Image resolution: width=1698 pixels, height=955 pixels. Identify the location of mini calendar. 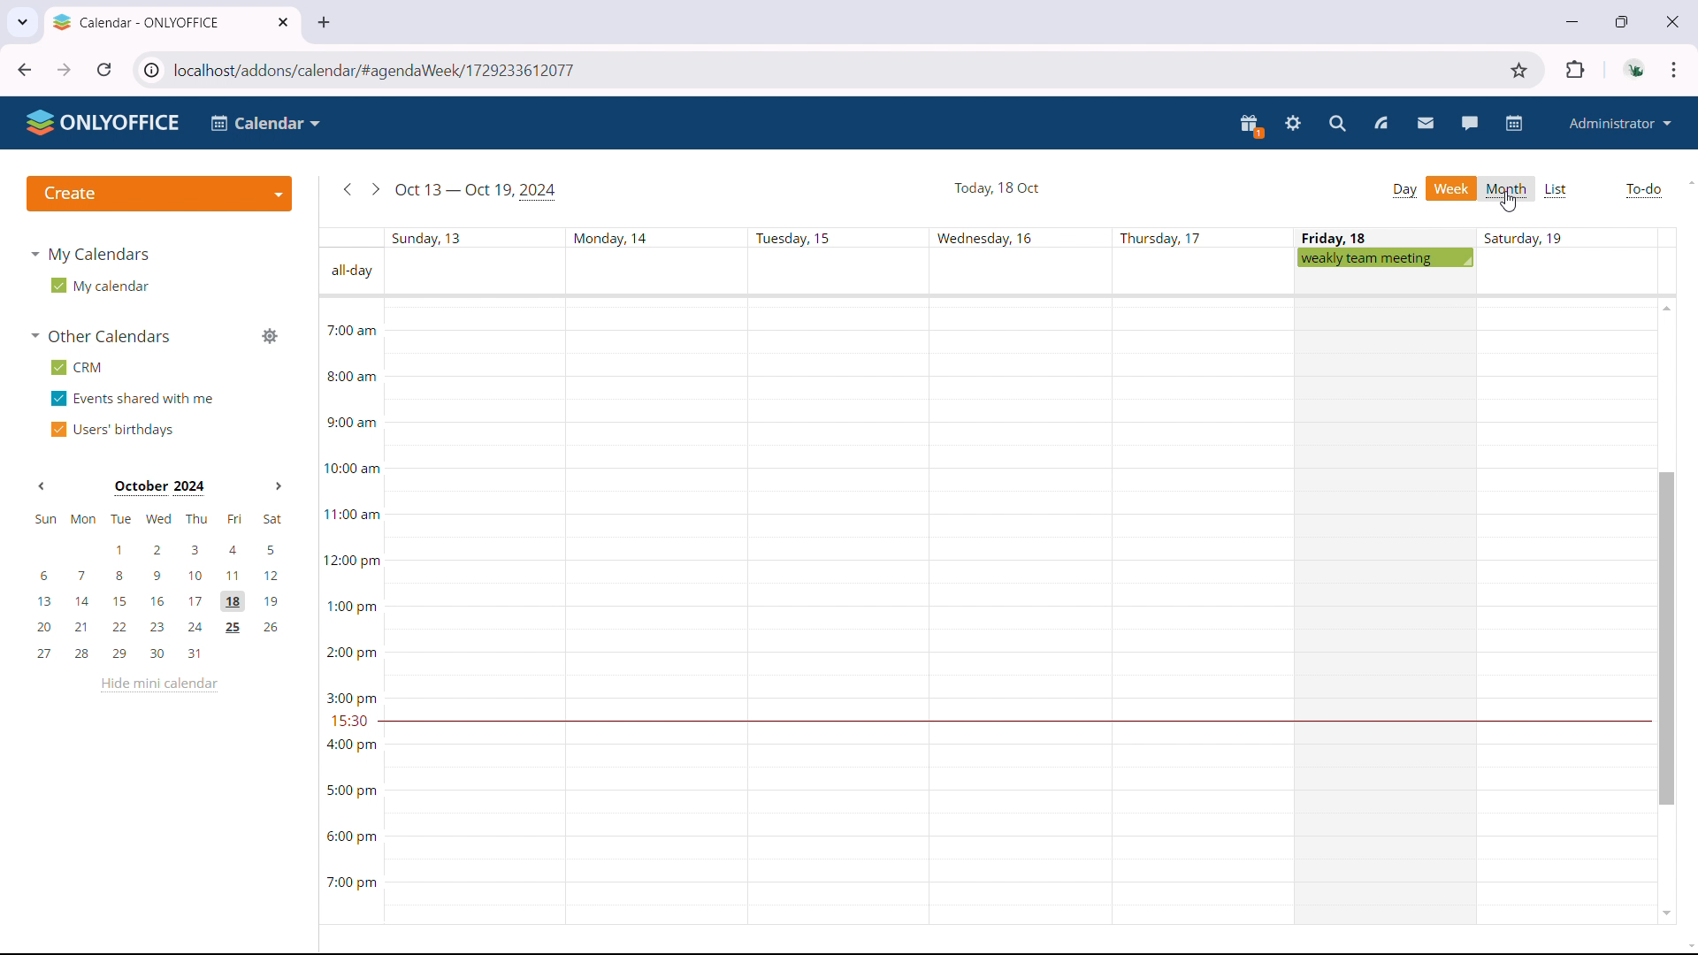
(159, 586).